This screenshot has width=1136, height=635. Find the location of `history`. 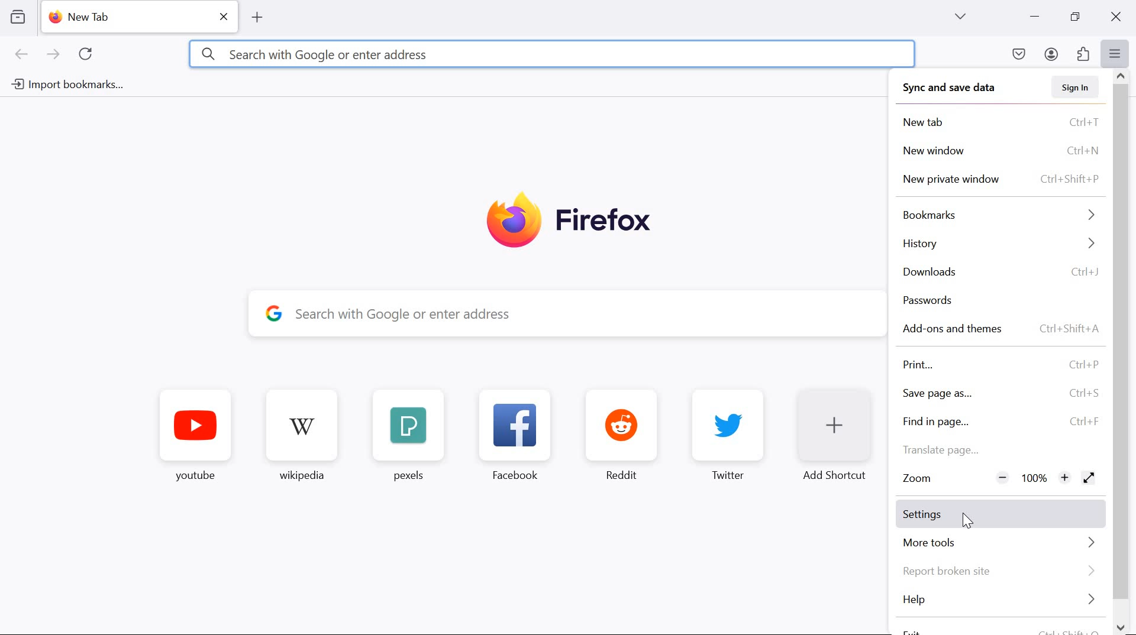

history is located at coordinates (1004, 244).